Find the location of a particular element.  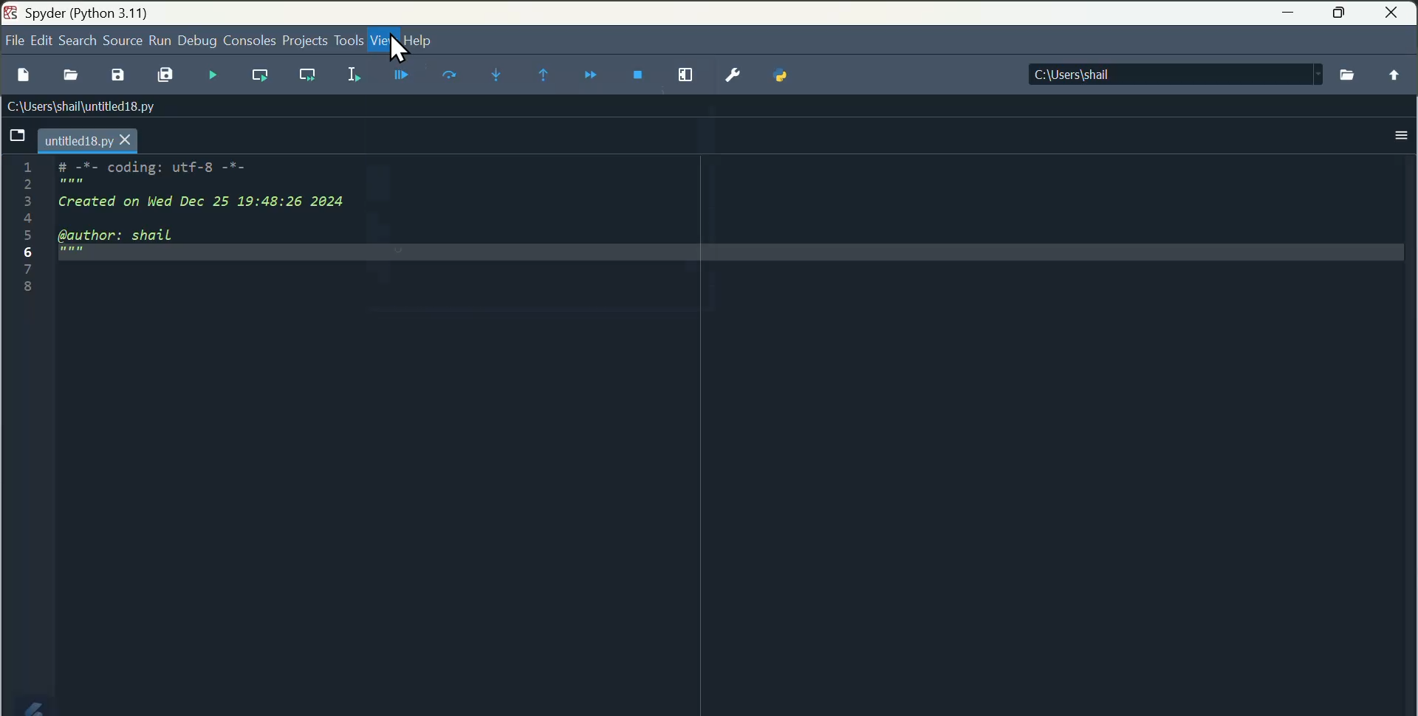

C:\Users\Shail is located at coordinates (1174, 73).